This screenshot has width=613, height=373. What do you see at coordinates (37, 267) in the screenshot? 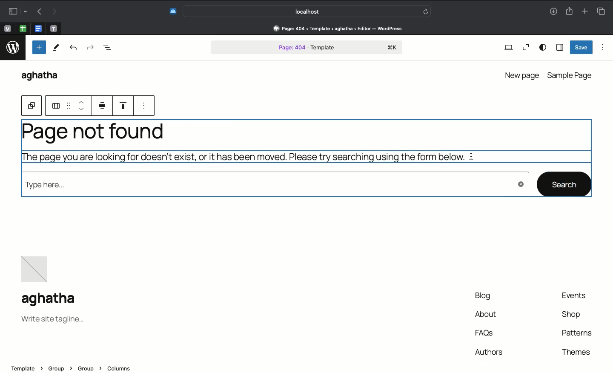
I see `Image` at bounding box center [37, 267].